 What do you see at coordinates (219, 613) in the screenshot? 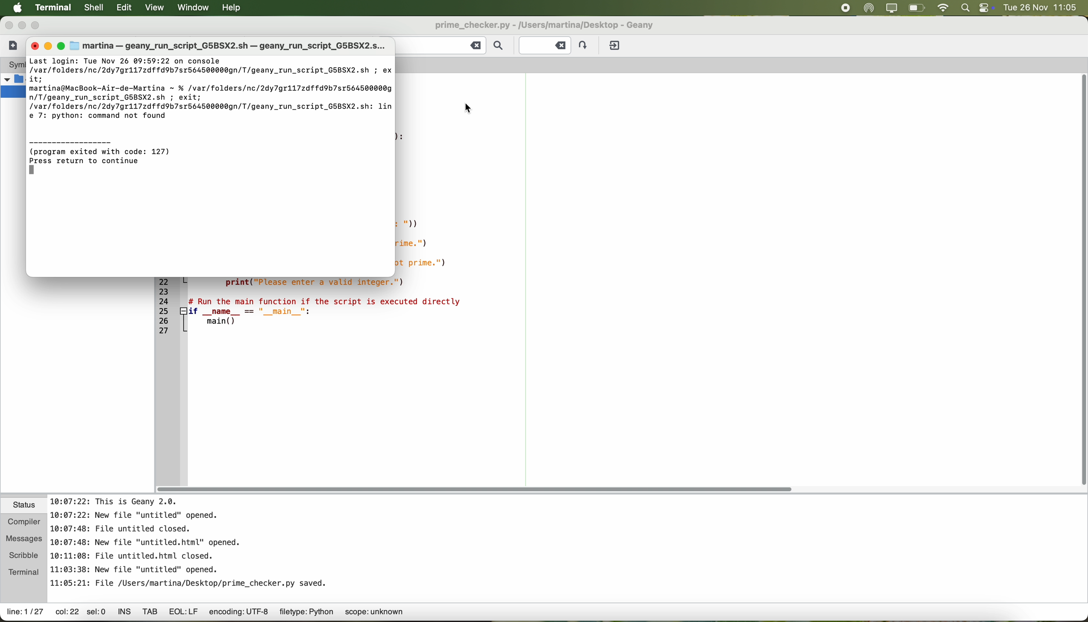
I see `data` at bounding box center [219, 613].